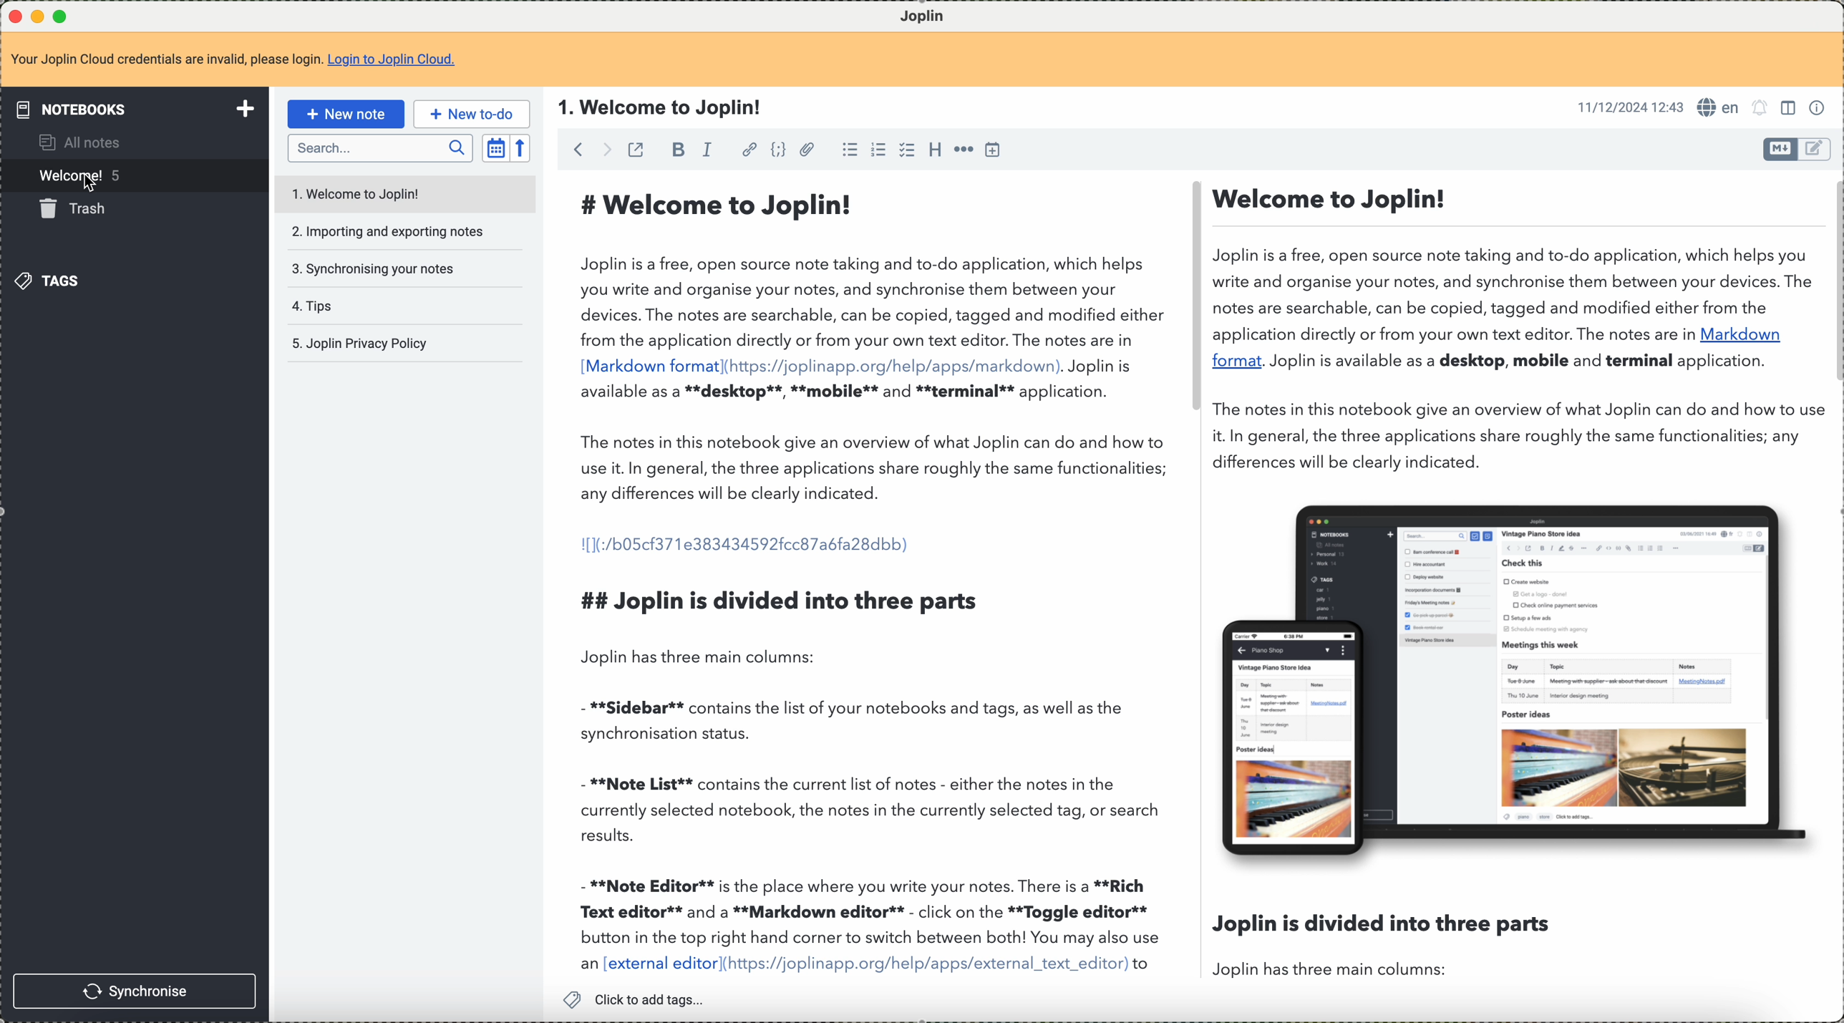  What do you see at coordinates (1790, 108) in the screenshot?
I see `toggle editor layouts` at bounding box center [1790, 108].